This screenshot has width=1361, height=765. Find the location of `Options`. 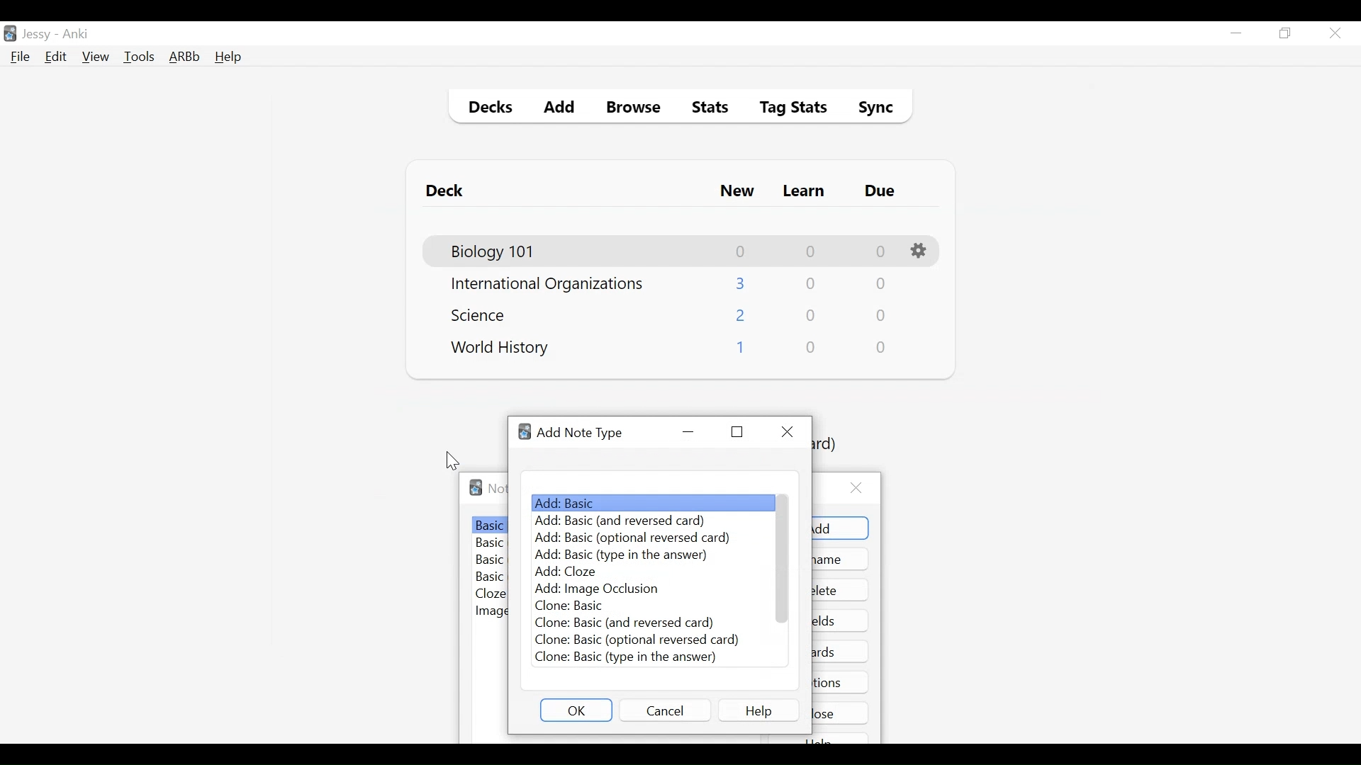

Options is located at coordinates (921, 251).